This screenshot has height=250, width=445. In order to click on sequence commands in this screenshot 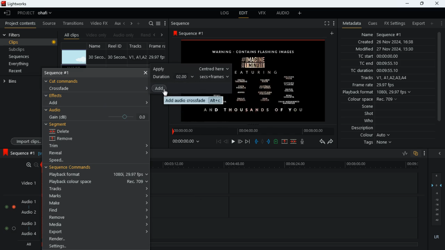, I will do `click(73, 168)`.